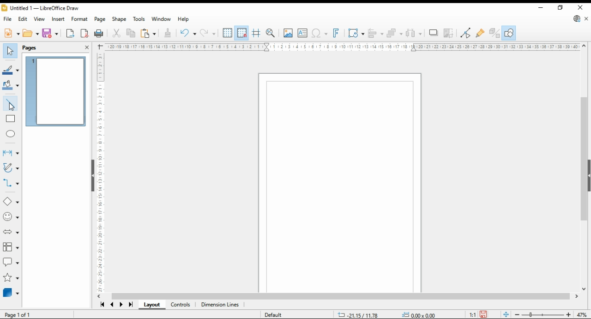 Image resolution: width=591 pixels, height=319 pixels. I want to click on vertical scale, so click(101, 170).